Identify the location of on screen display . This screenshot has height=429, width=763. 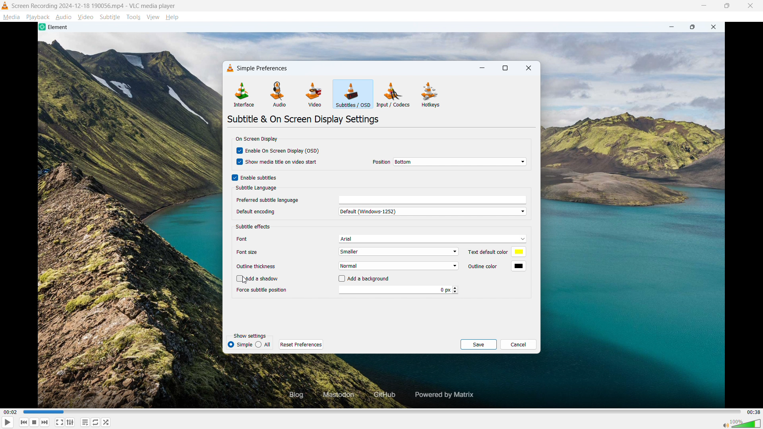
(256, 139).